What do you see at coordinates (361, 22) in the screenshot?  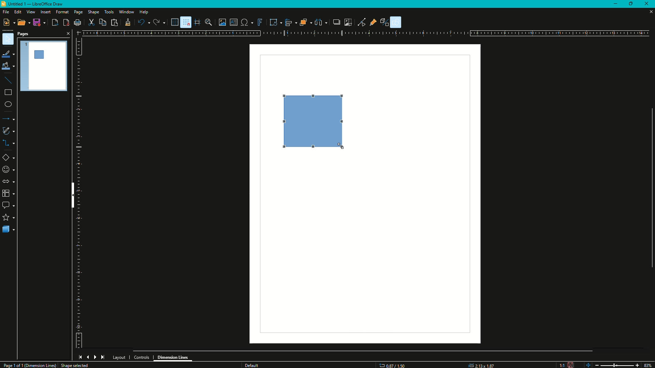 I see `Toggle Point Edit Mode` at bounding box center [361, 22].